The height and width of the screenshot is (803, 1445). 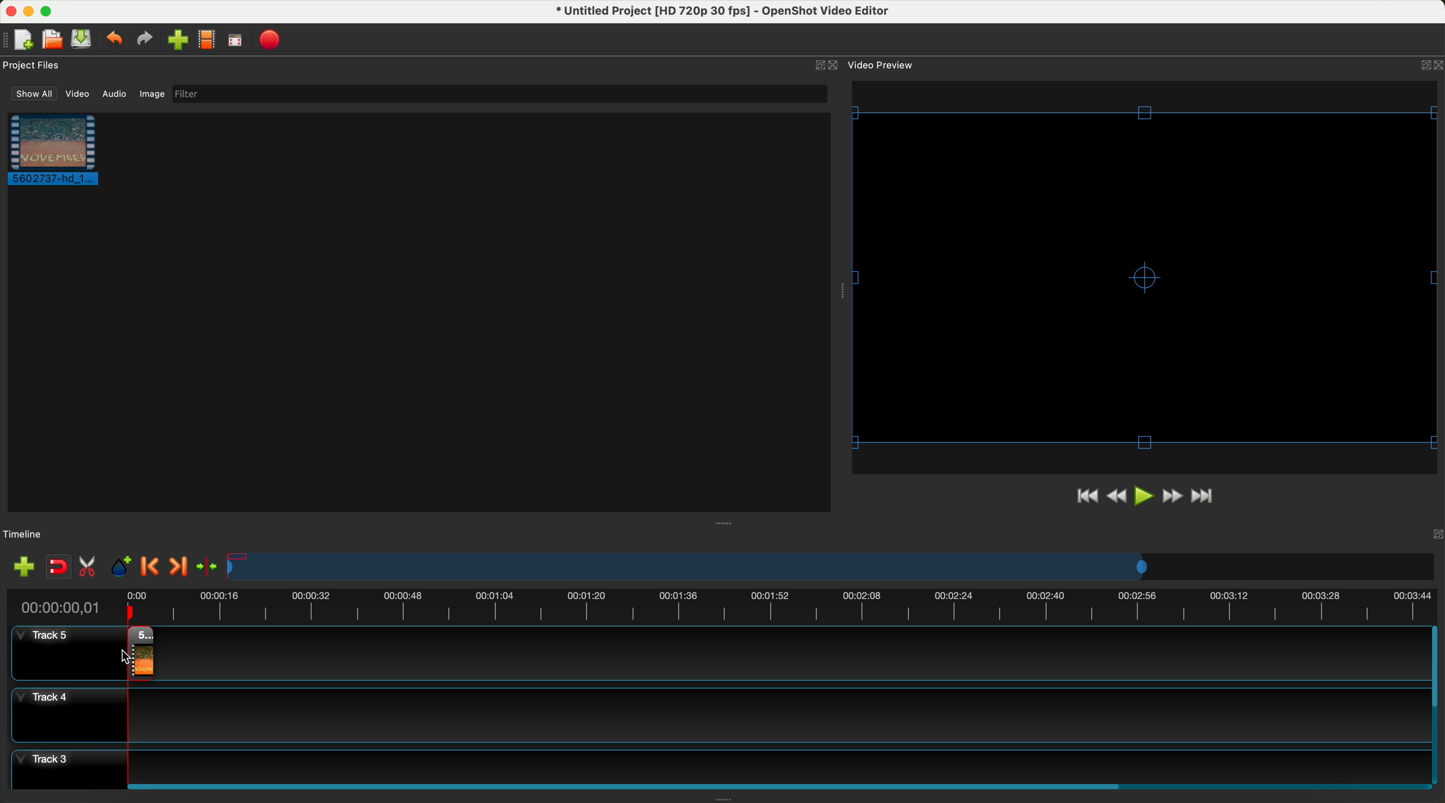 What do you see at coordinates (835, 66) in the screenshot?
I see `close` at bounding box center [835, 66].